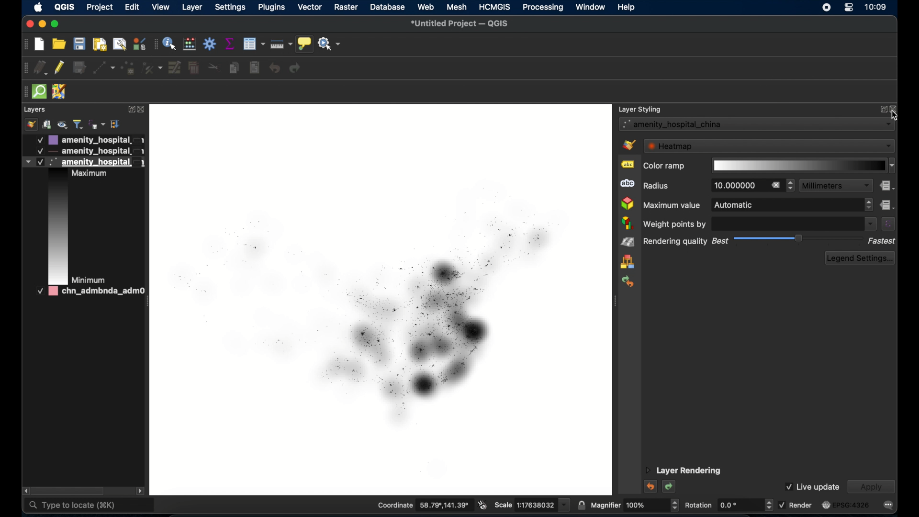  What do you see at coordinates (129, 109) in the screenshot?
I see `expand` at bounding box center [129, 109].